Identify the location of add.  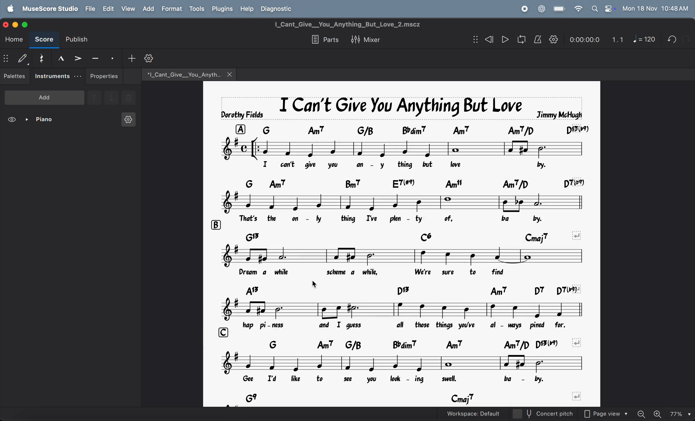
(131, 58).